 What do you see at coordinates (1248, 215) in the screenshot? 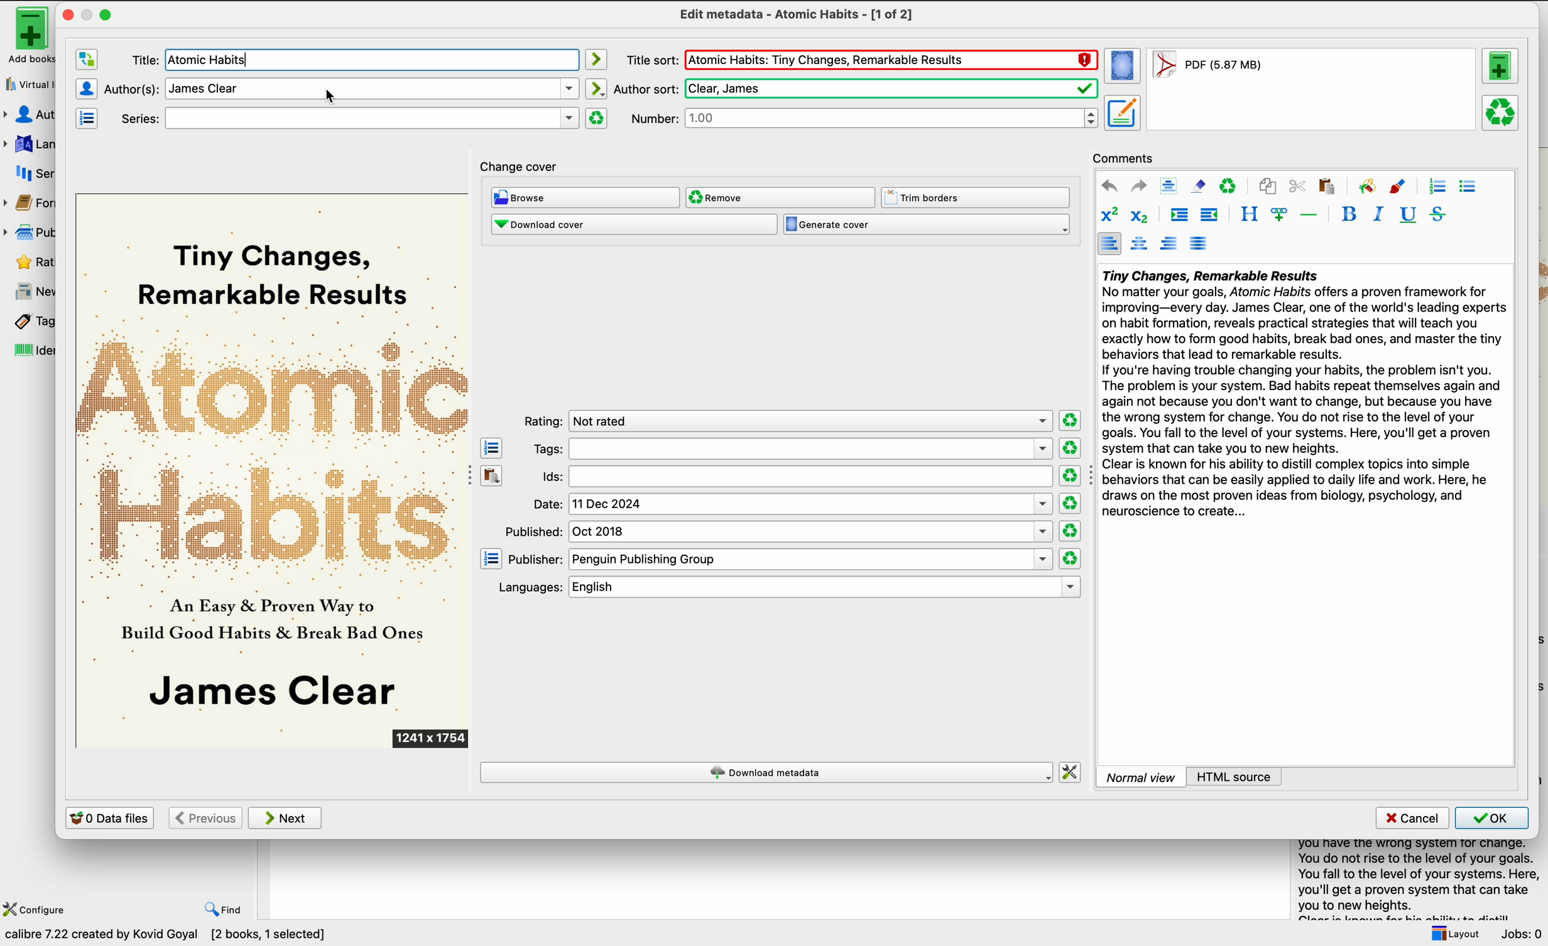
I see `style the selected text block` at bounding box center [1248, 215].